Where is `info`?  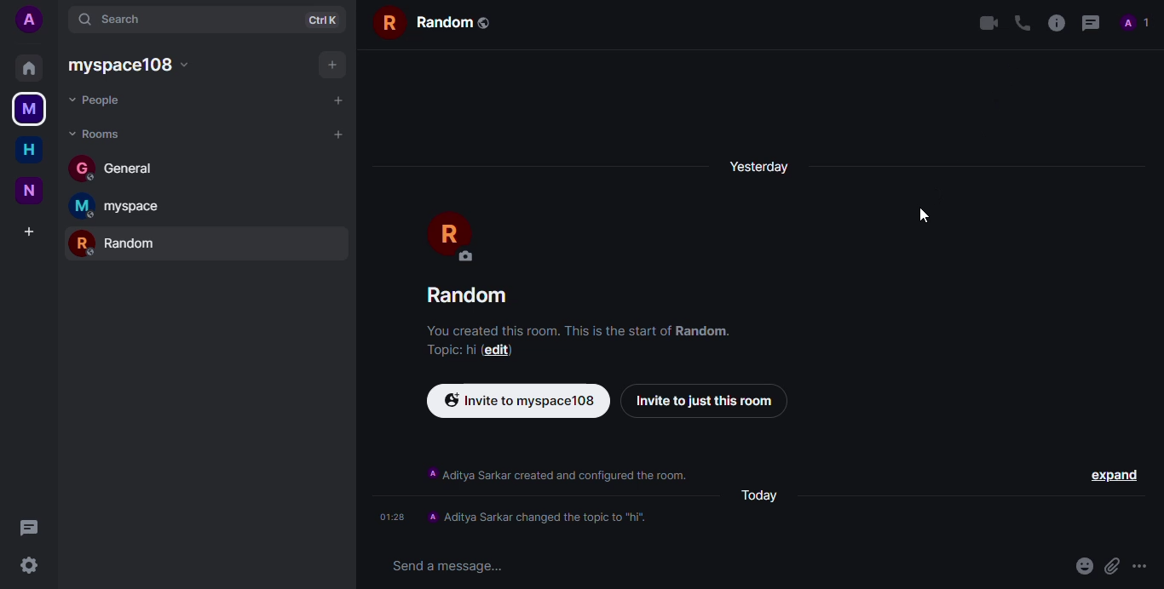
info is located at coordinates (1057, 23).